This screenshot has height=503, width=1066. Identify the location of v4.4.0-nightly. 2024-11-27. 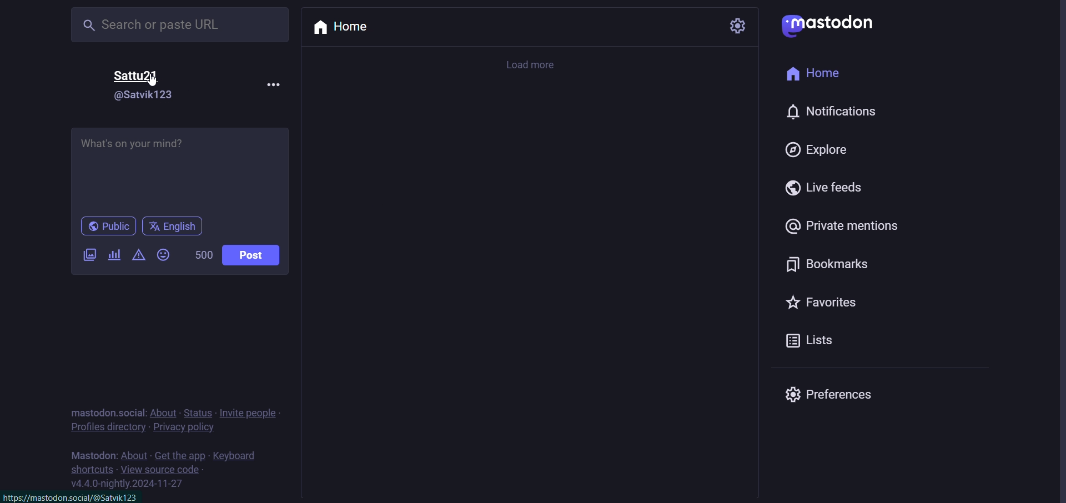
(127, 485).